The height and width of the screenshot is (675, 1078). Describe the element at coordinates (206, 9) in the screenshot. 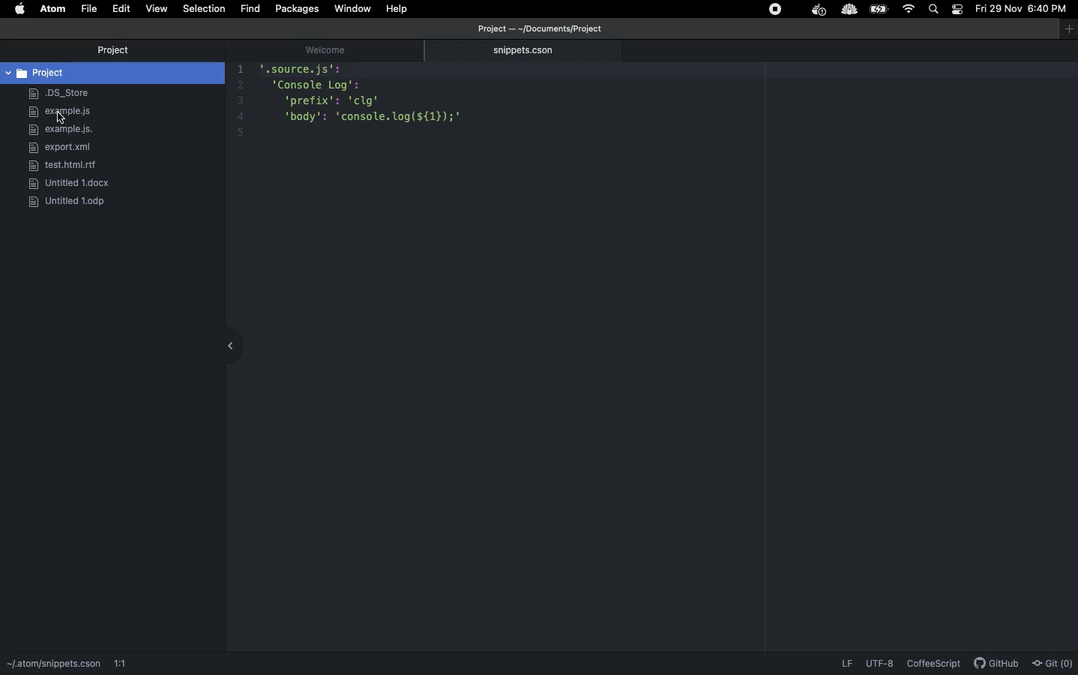

I see `Selection` at that location.